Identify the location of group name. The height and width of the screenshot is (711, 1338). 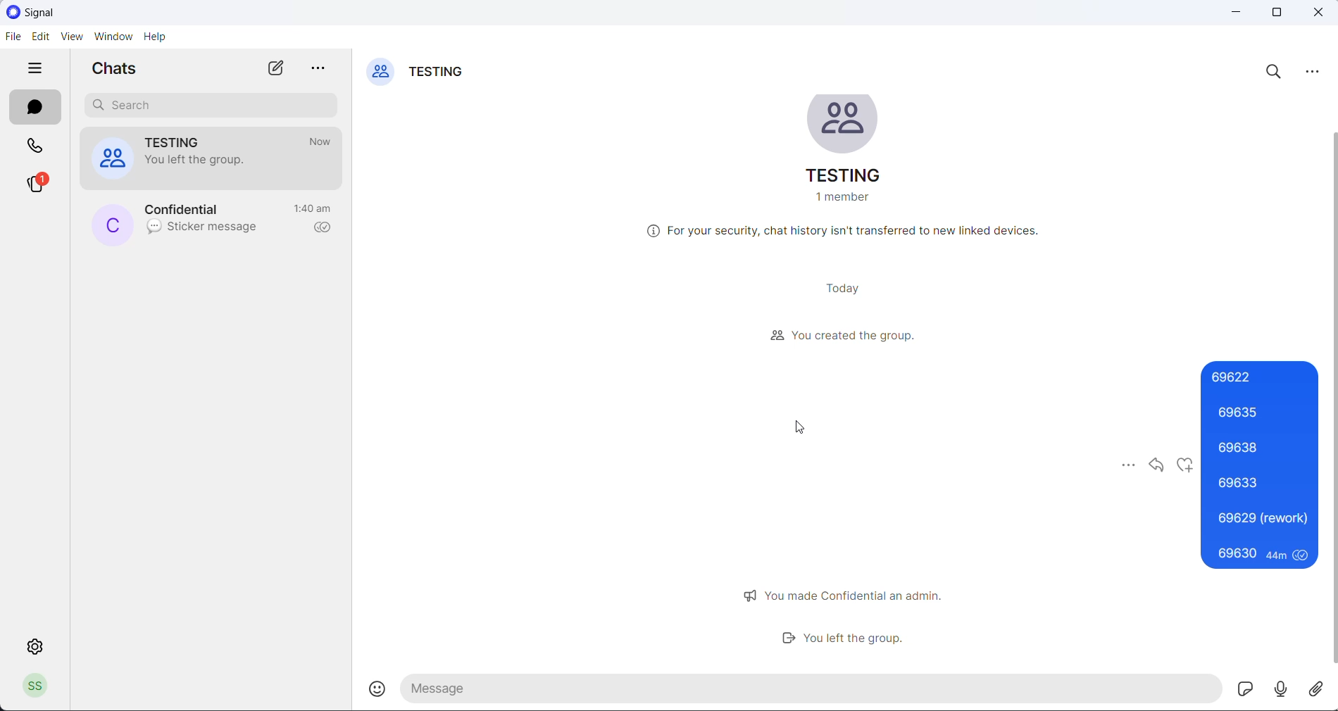
(183, 140).